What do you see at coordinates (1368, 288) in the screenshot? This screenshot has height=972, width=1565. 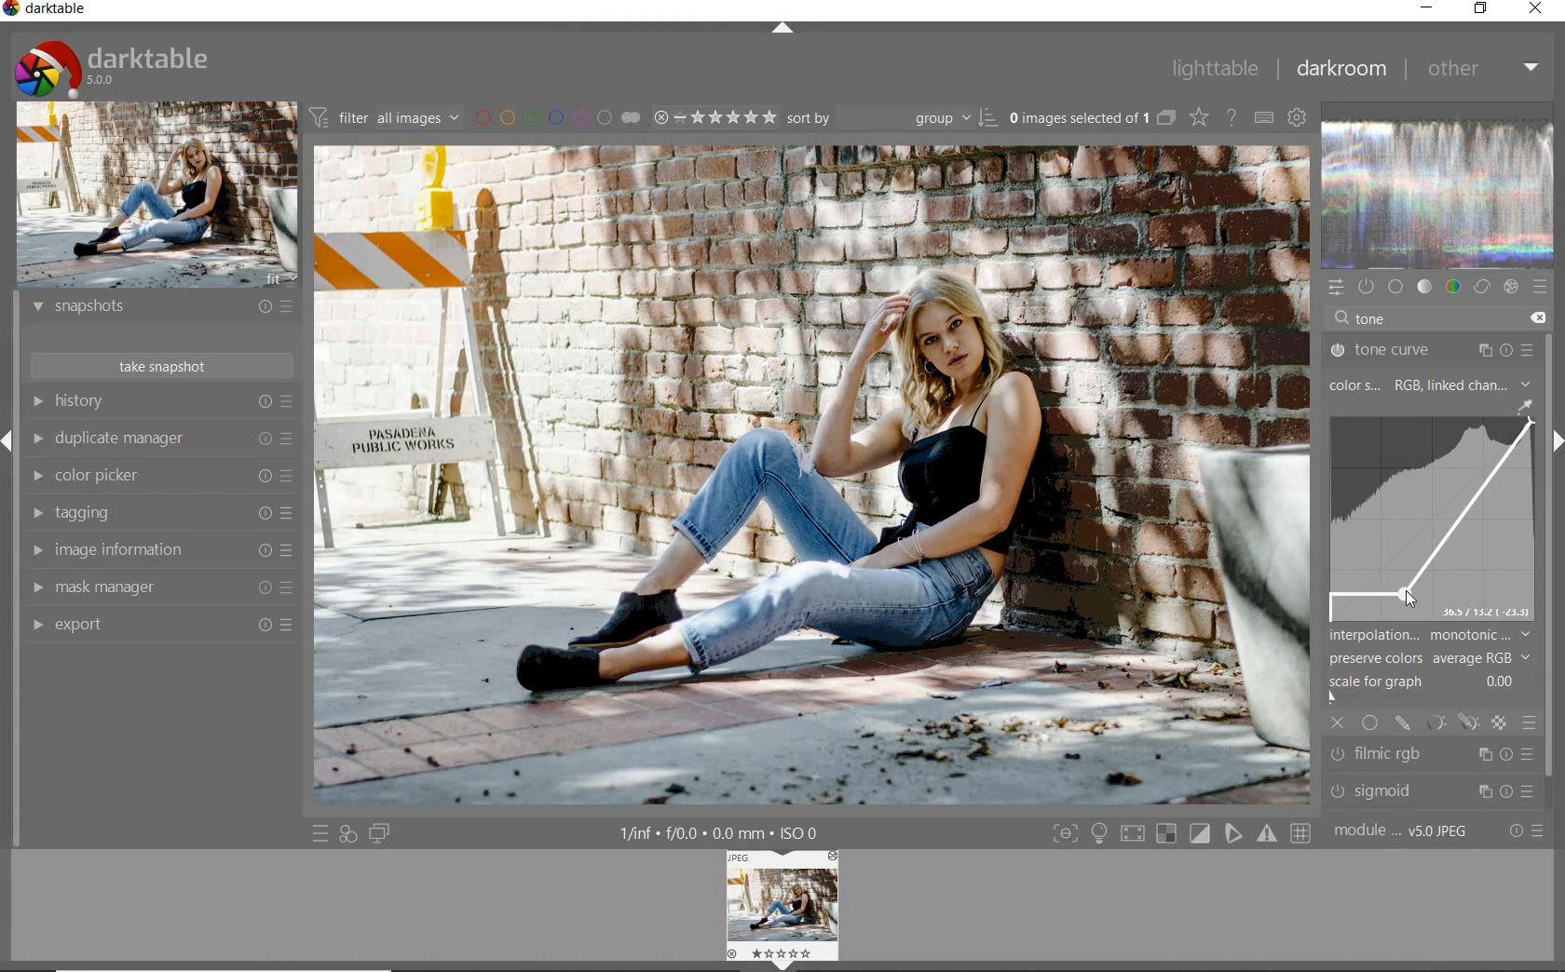 I see `show only active modules` at bounding box center [1368, 288].